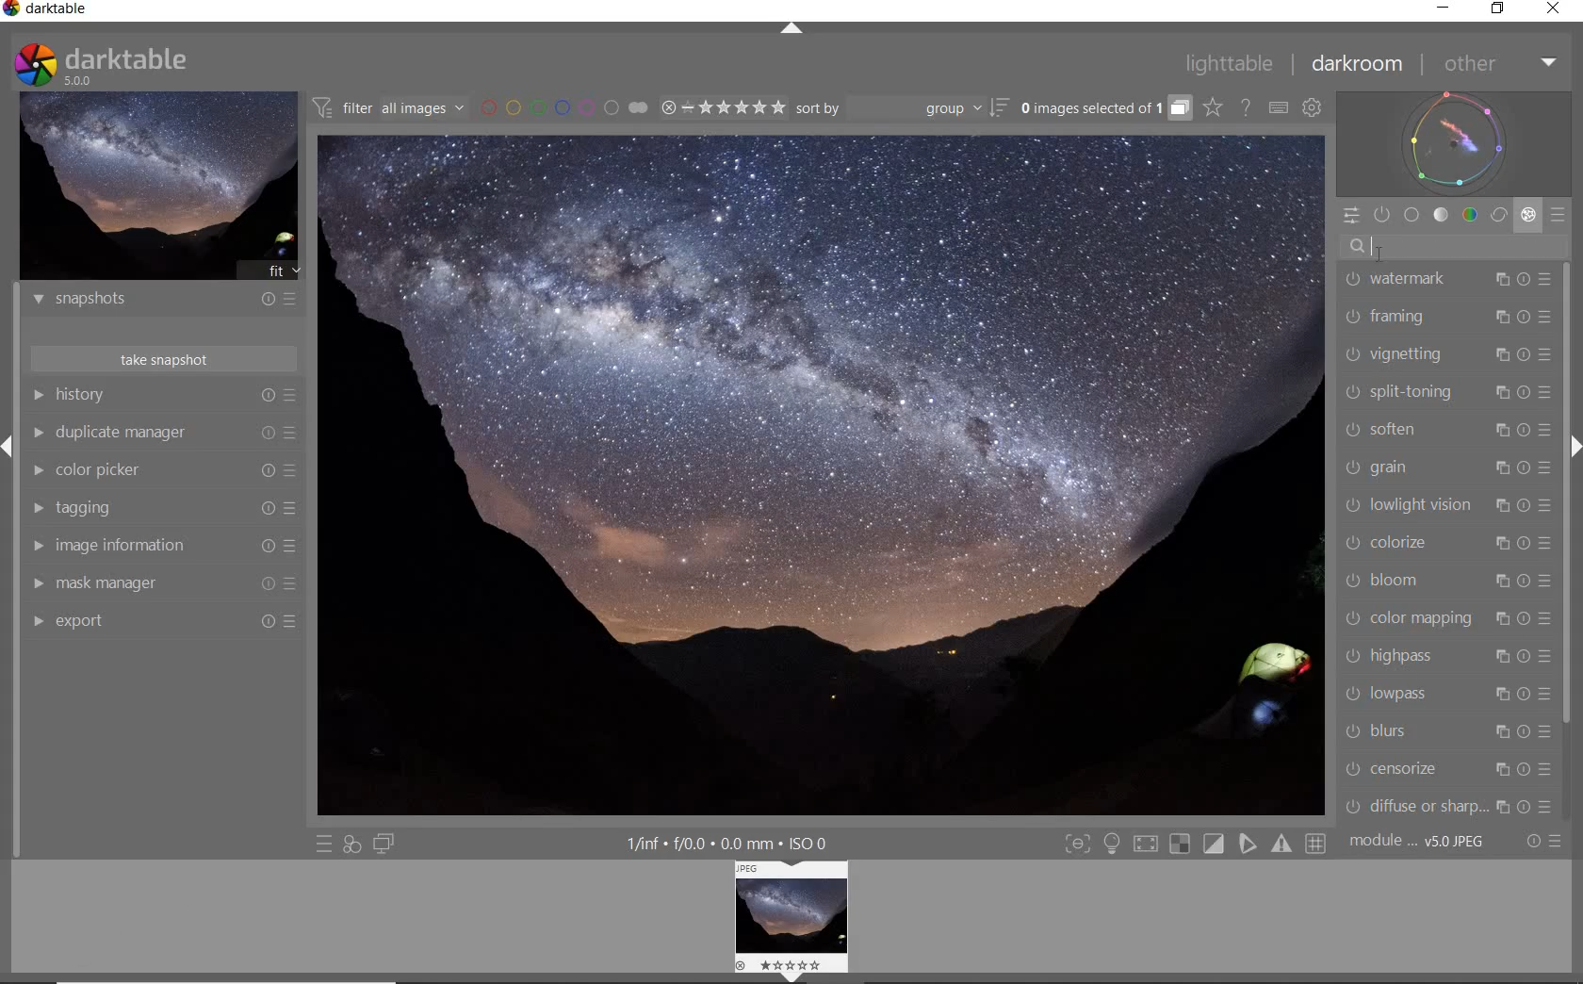 This screenshot has height=984, width=1583. Describe the element at coordinates (11, 12) in the screenshot. I see `darktable logo` at that location.